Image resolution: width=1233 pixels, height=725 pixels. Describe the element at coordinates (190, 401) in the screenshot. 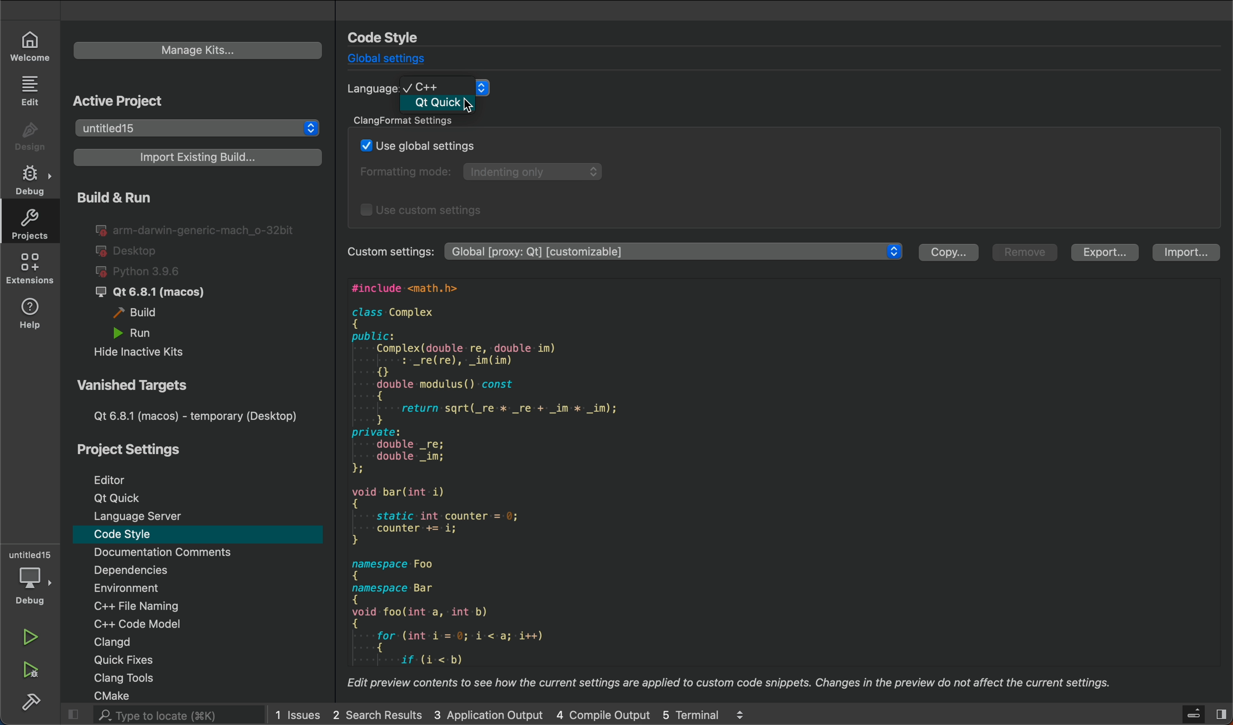

I see `targets` at that location.